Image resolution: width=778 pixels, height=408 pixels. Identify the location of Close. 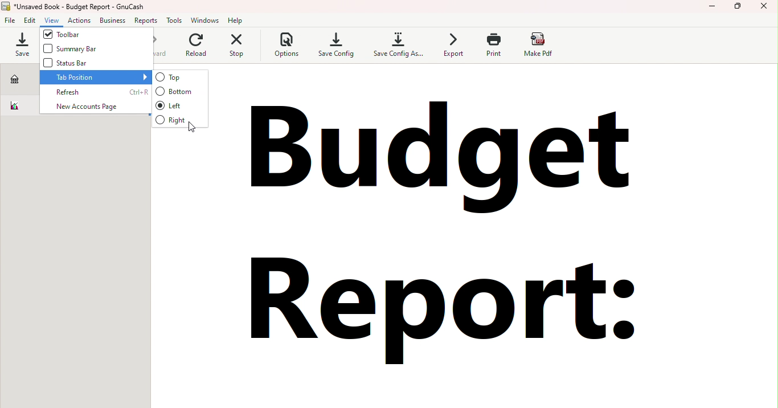
(764, 7).